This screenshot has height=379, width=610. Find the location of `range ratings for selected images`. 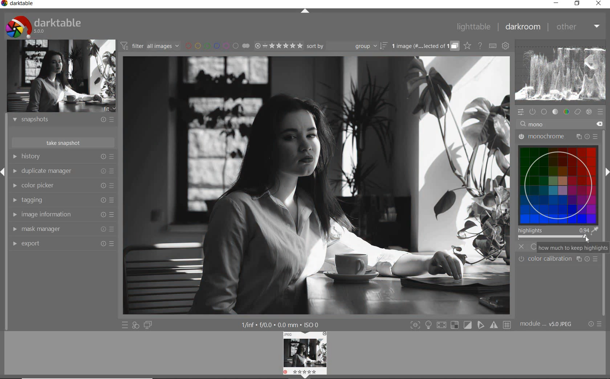

range ratings for selected images is located at coordinates (278, 46).